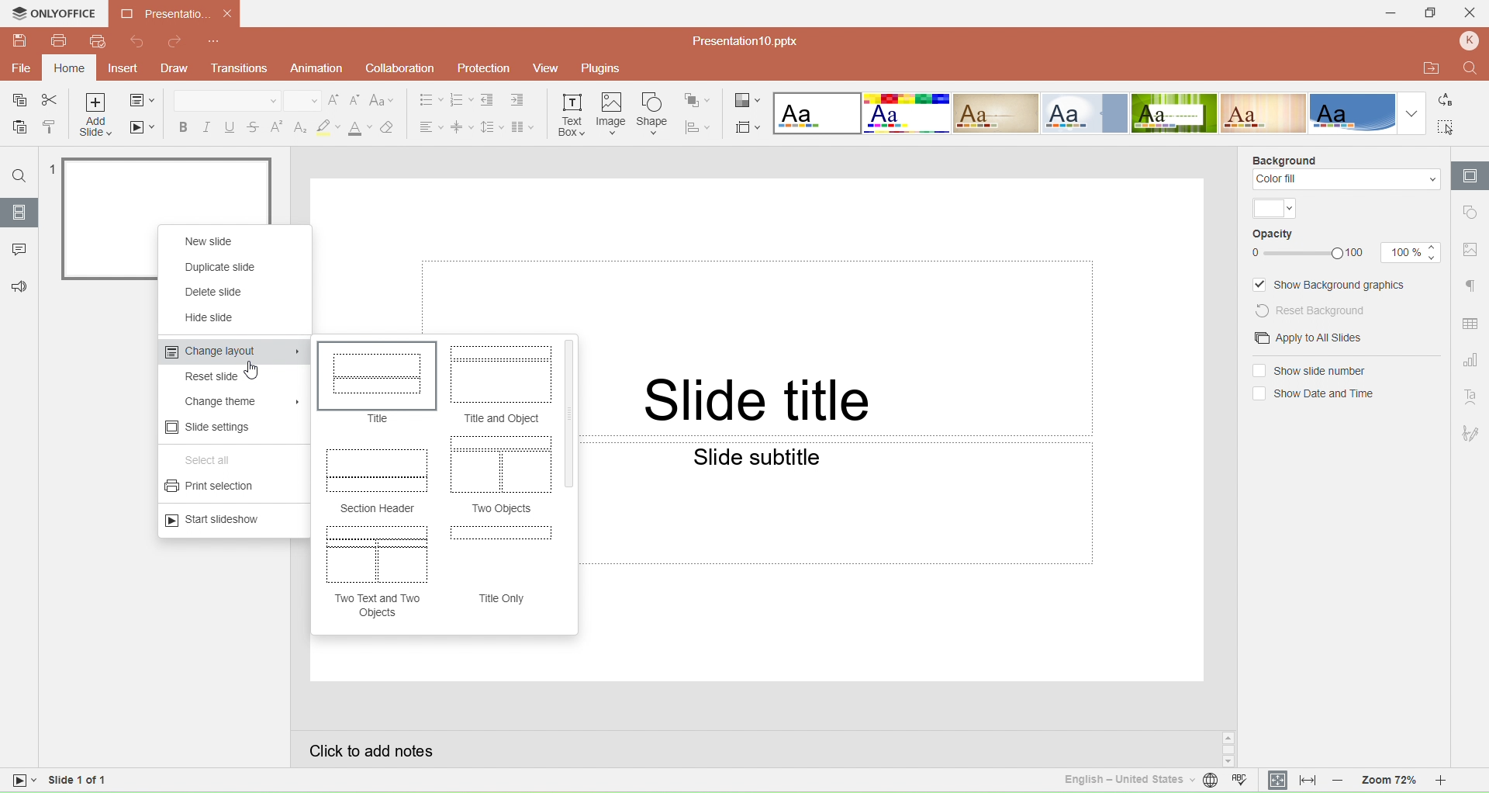  I want to click on Blank, so click(816, 113).